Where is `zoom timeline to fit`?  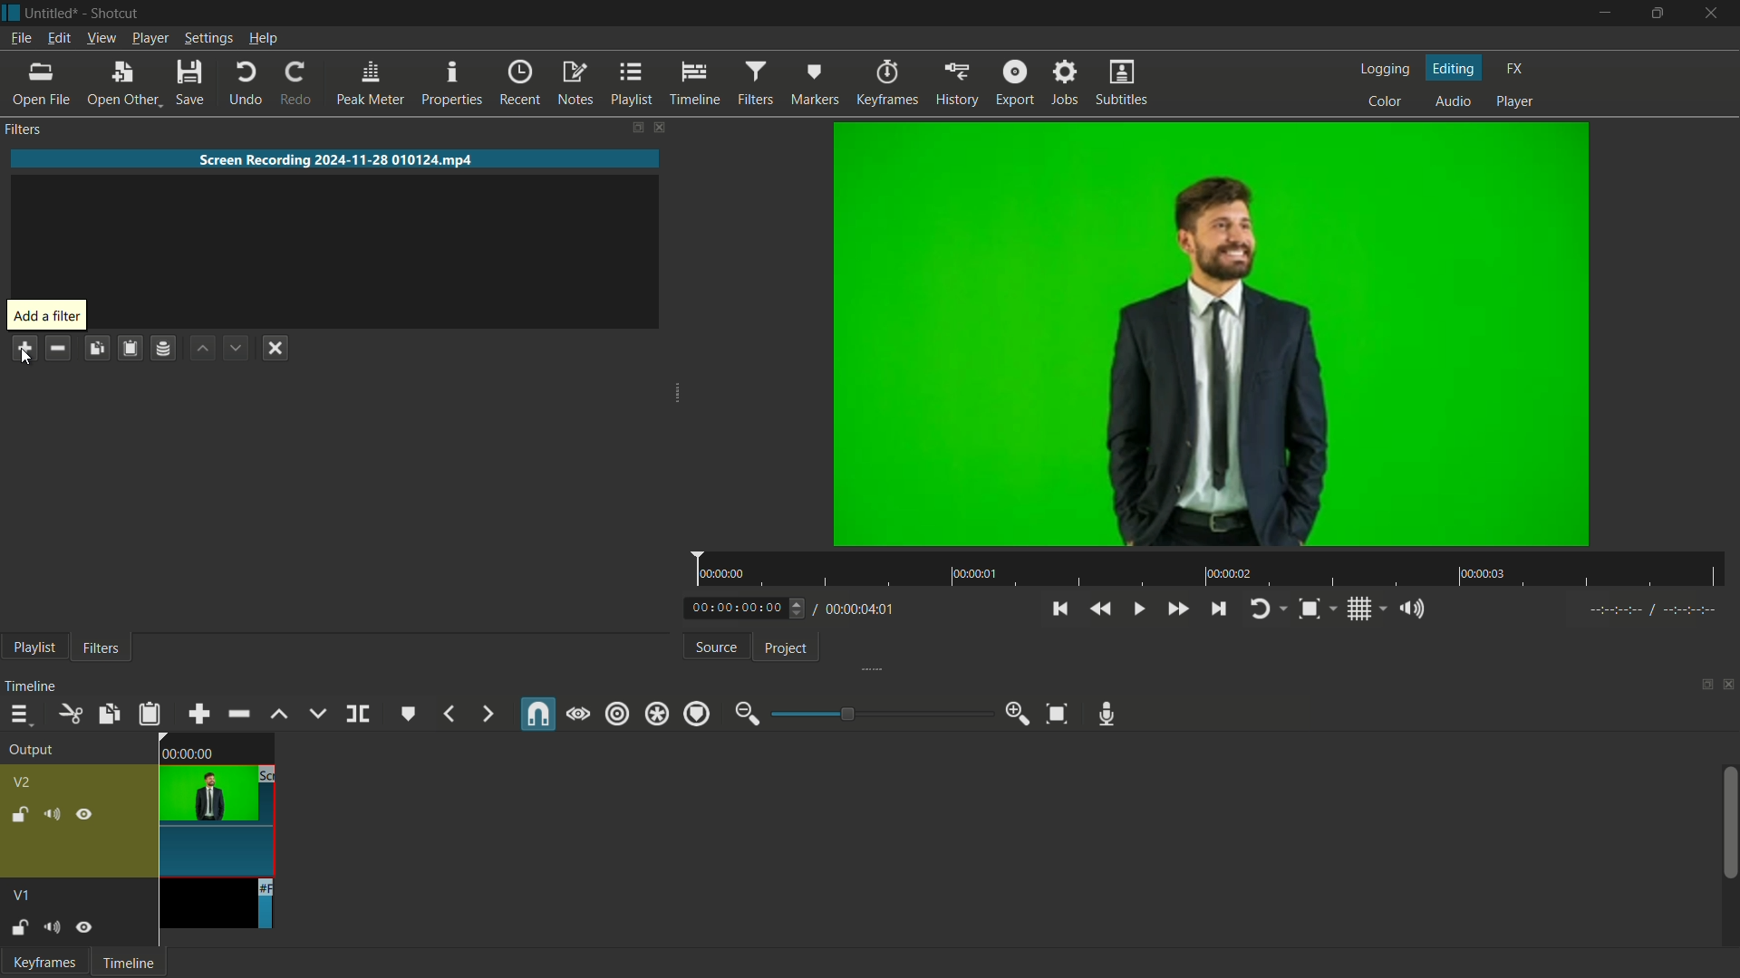 zoom timeline to fit is located at coordinates (1056, 714).